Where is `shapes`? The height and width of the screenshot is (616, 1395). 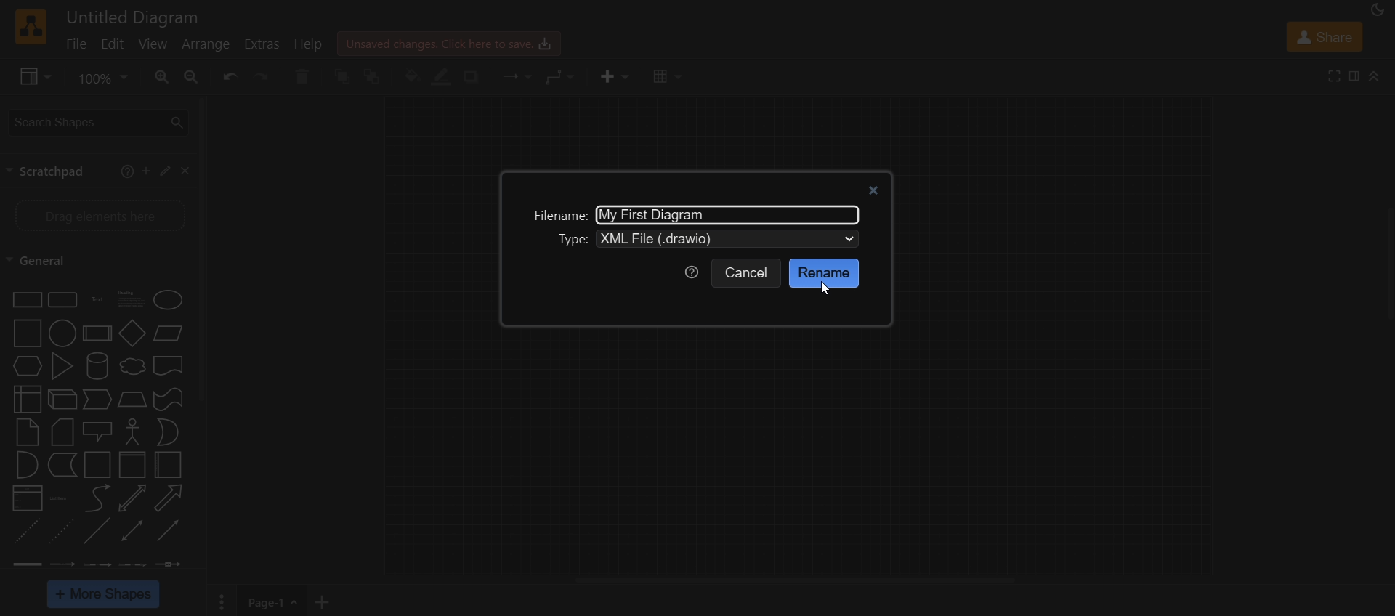
shapes is located at coordinates (94, 431).